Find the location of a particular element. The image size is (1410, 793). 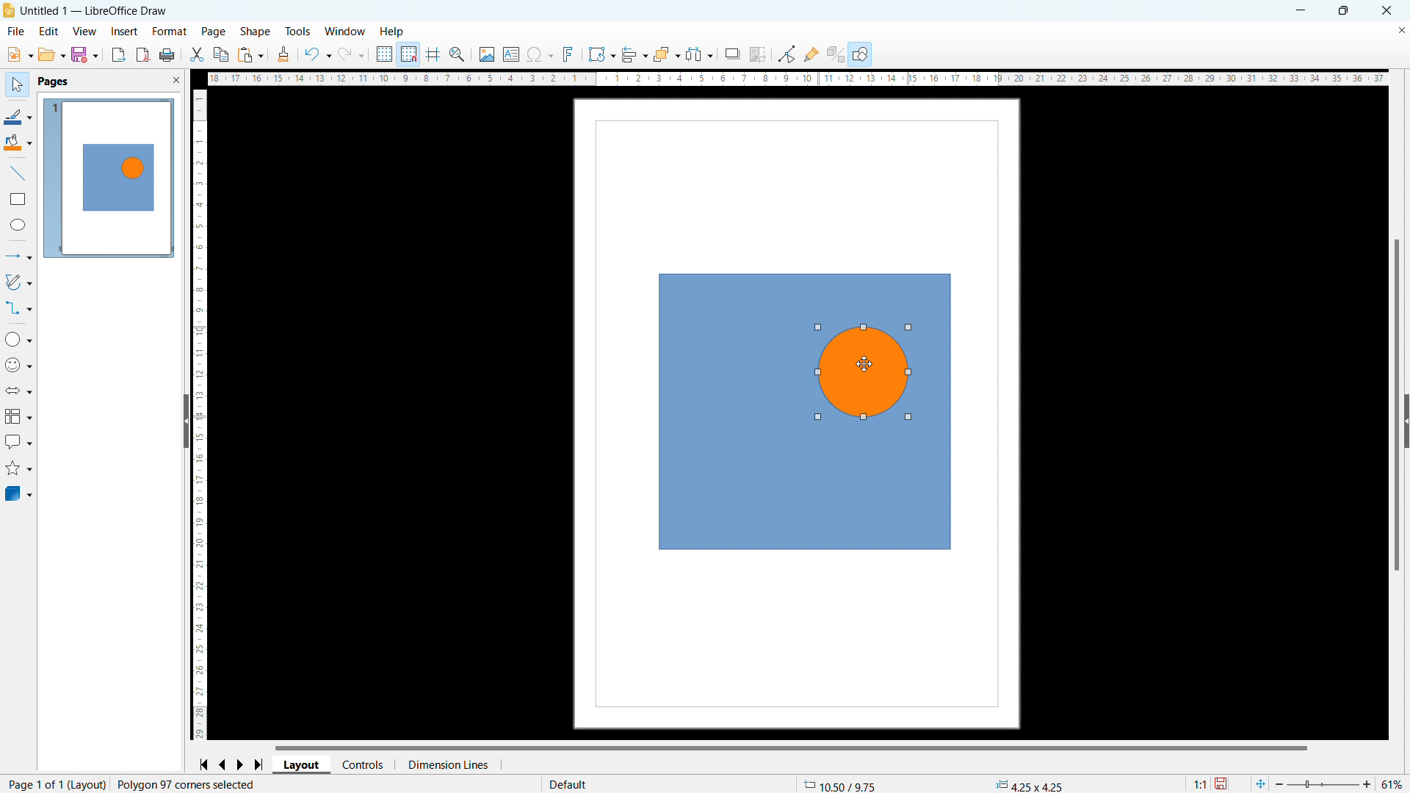

paste is located at coordinates (251, 54).